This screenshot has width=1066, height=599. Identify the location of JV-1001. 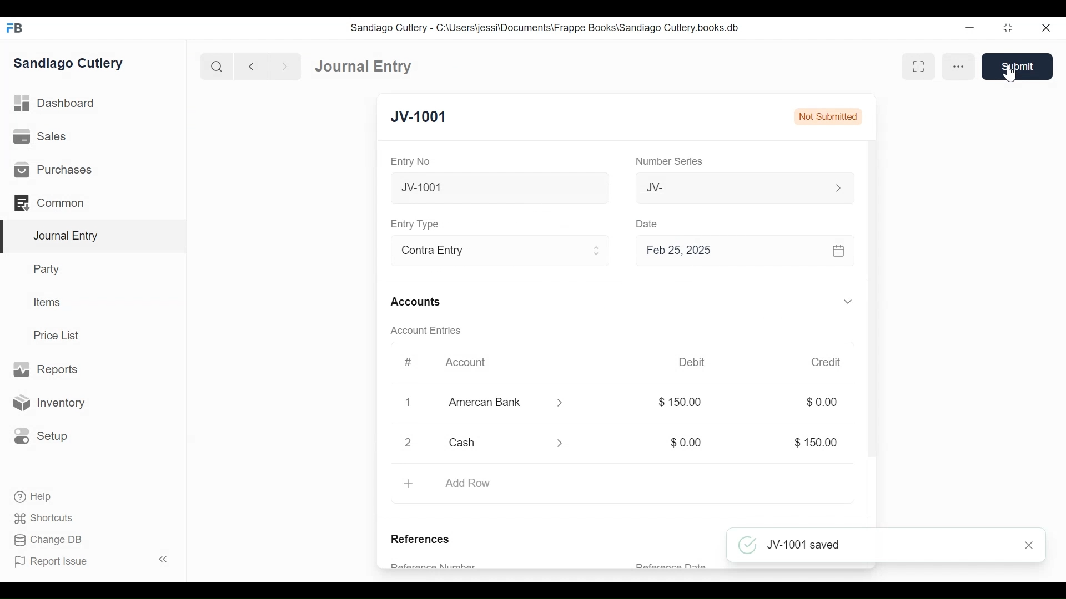
(419, 118).